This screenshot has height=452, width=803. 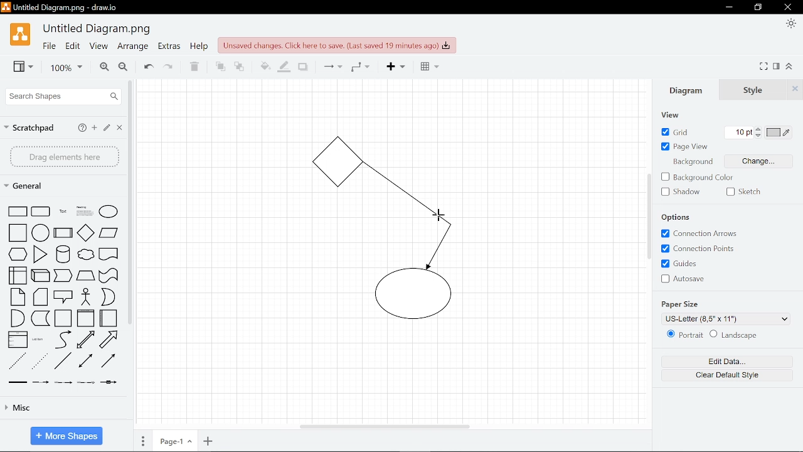 What do you see at coordinates (85, 383) in the screenshot?
I see `shape` at bounding box center [85, 383].